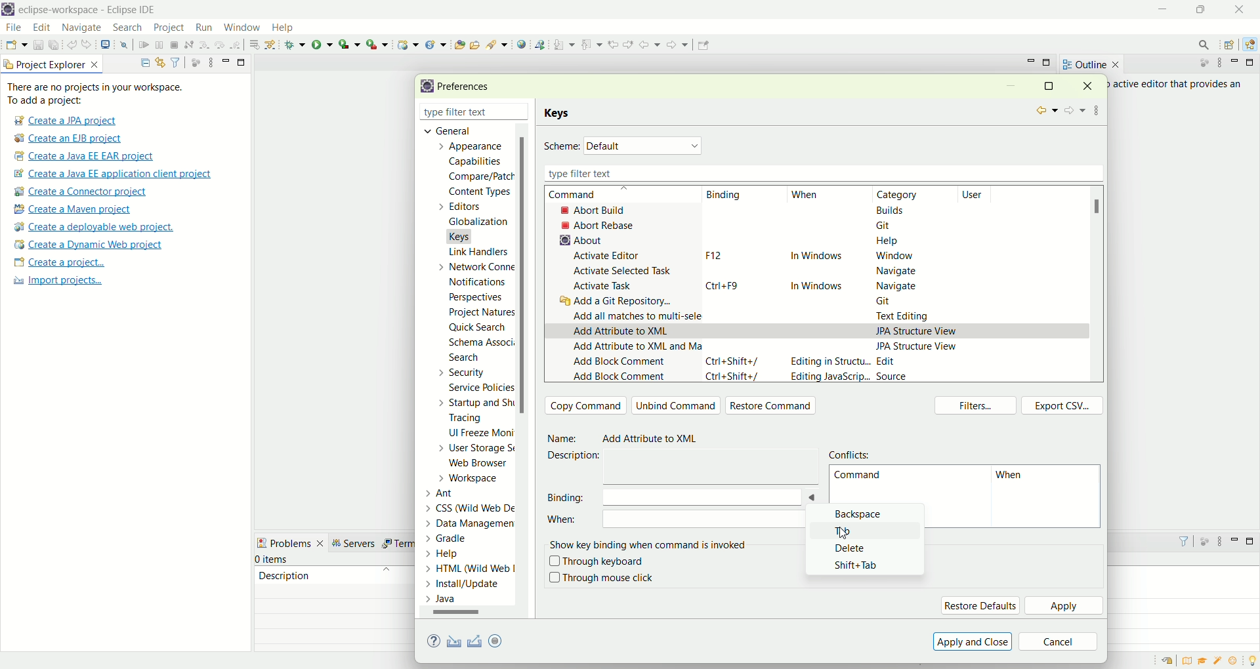 The height and width of the screenshot is (669, 1260). Describe the element at coordinates (726, 285) in the screenshot. I see `strl+F9` at that location.